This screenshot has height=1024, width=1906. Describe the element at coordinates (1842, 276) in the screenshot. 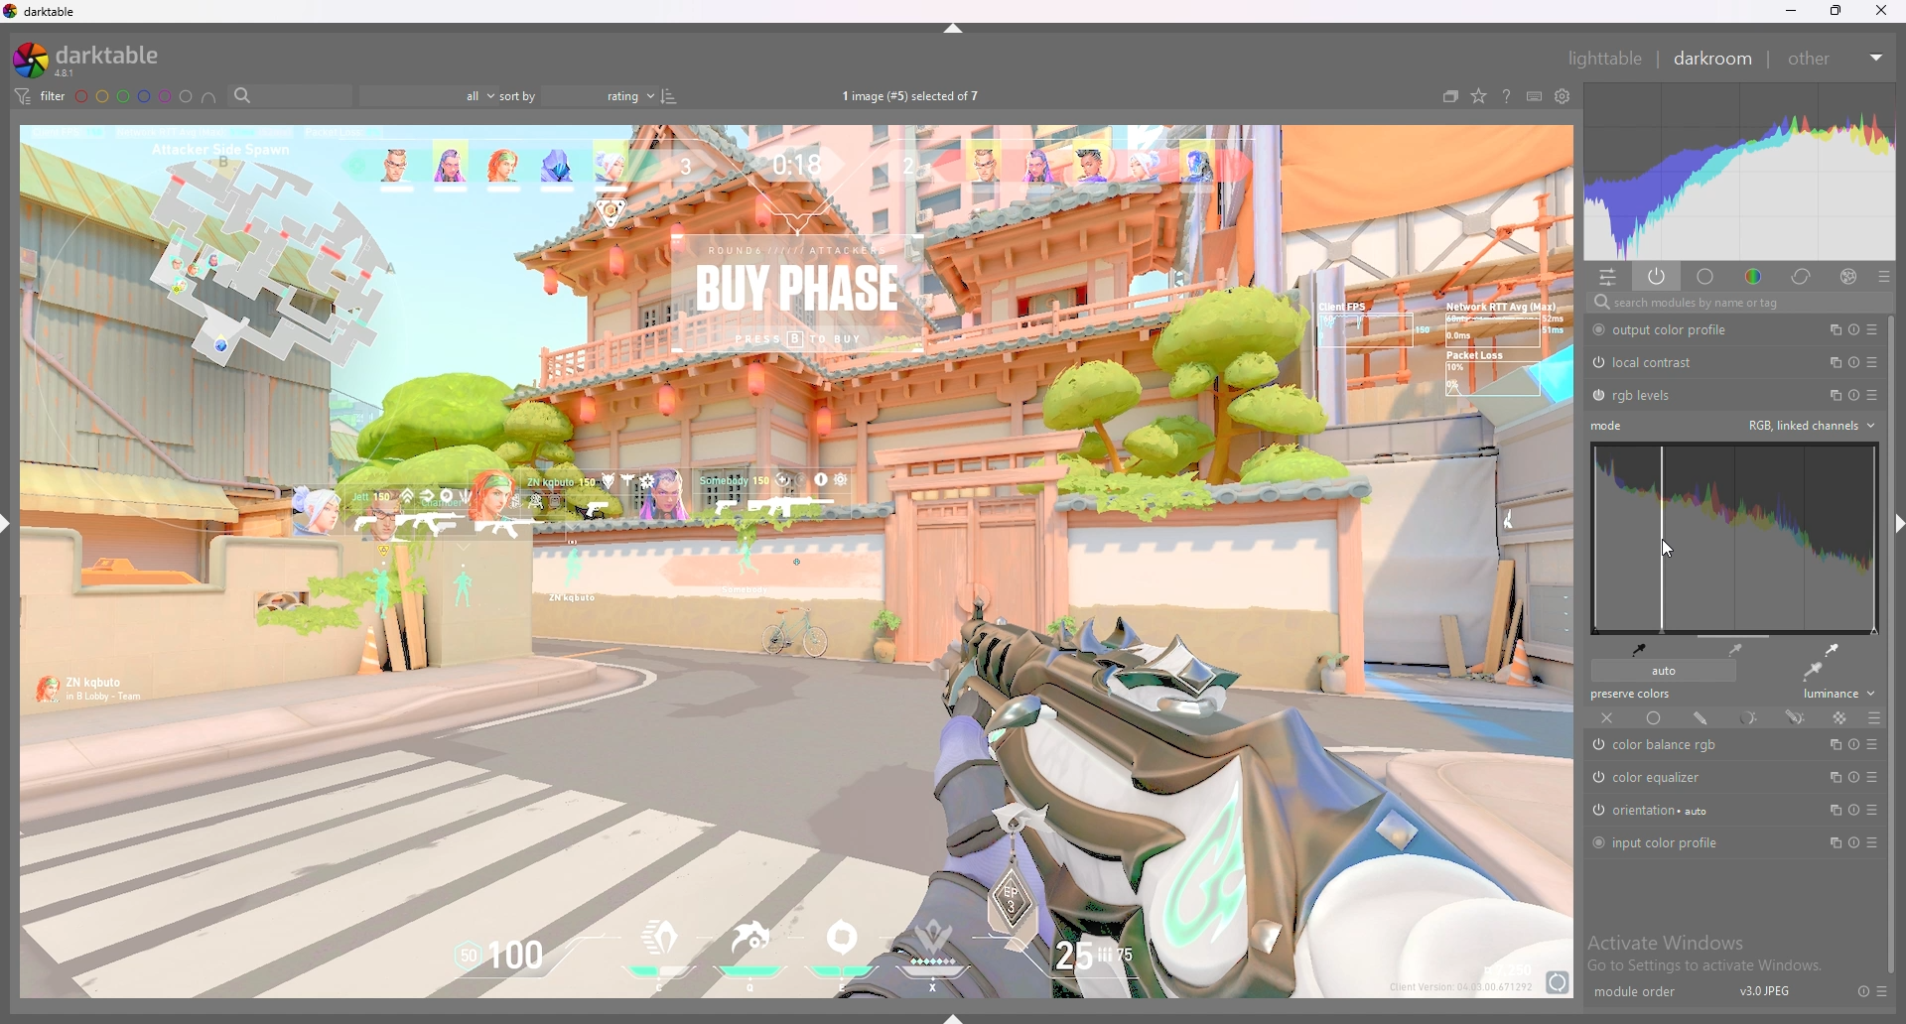

I see `effect` at that location.